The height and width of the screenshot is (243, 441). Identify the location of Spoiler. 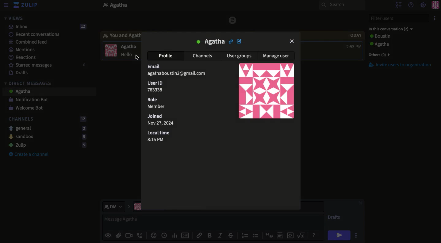
(281, 234).